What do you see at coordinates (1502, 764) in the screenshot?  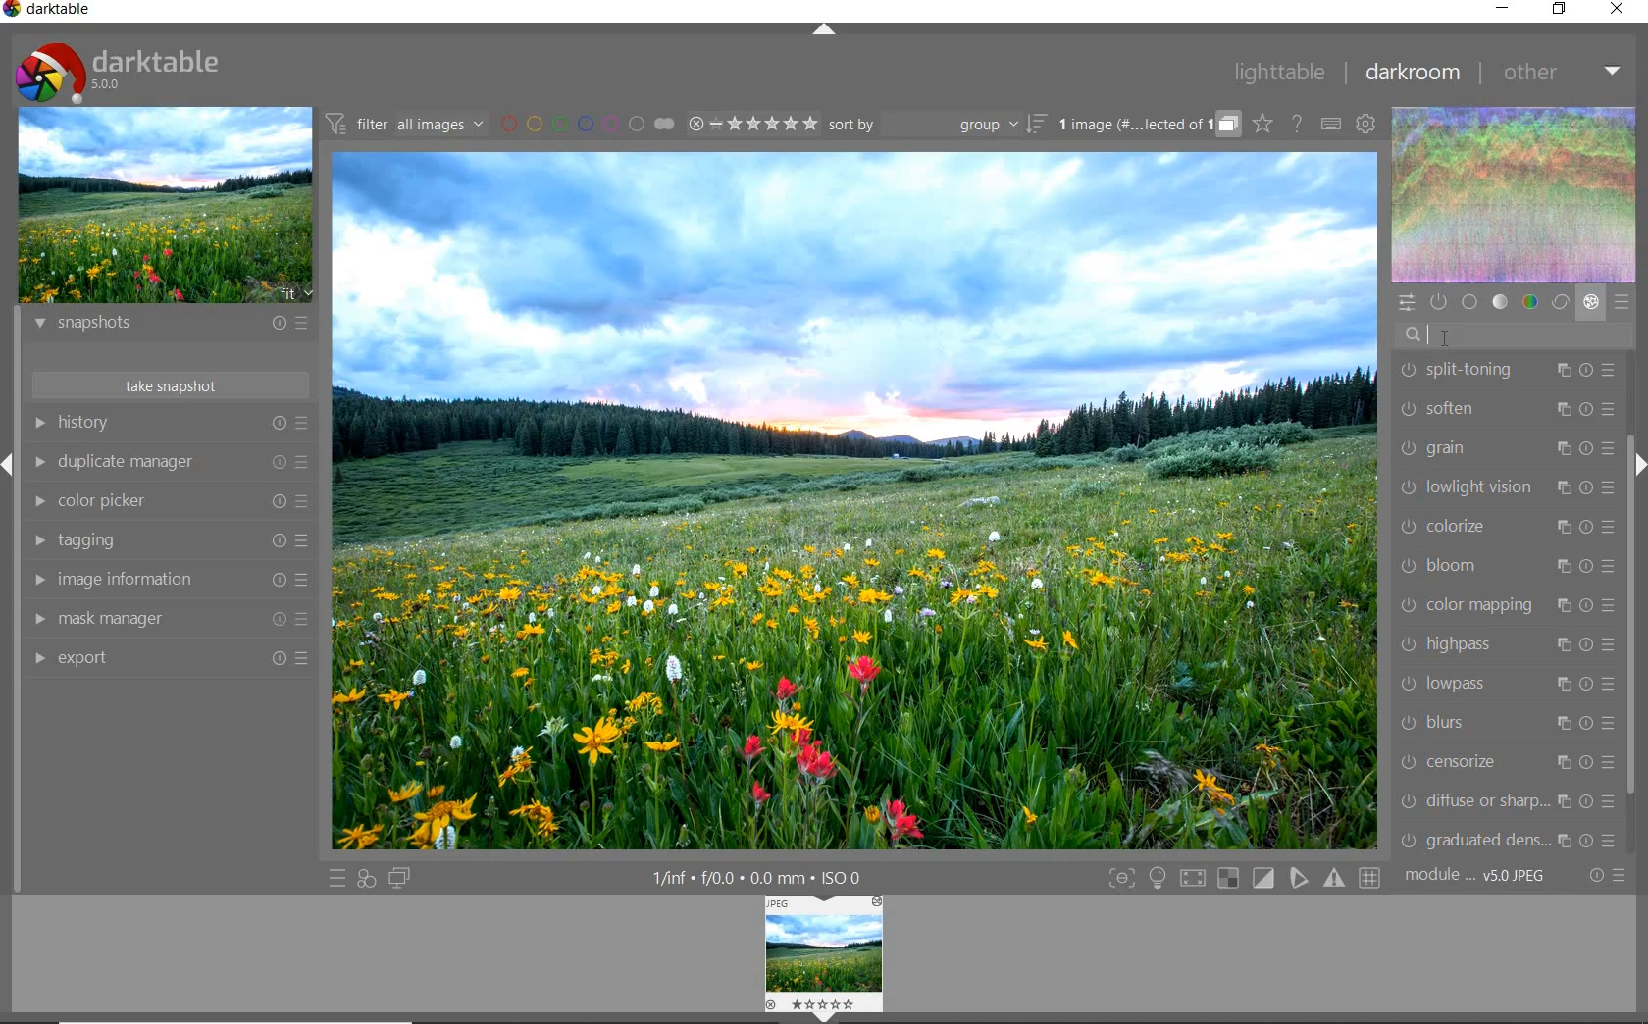 I see `censorize` at bounding box center [1502, 764].